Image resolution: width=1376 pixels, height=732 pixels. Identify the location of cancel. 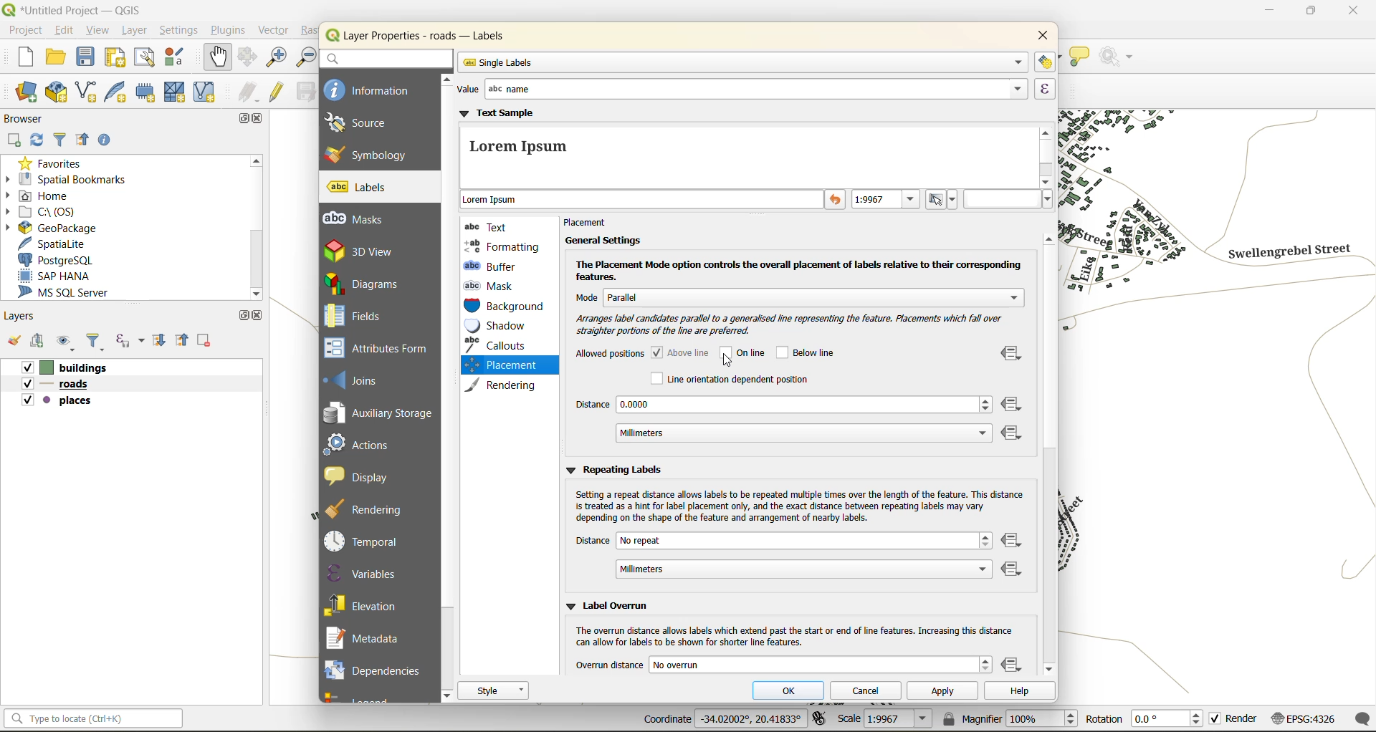
(869, 690).